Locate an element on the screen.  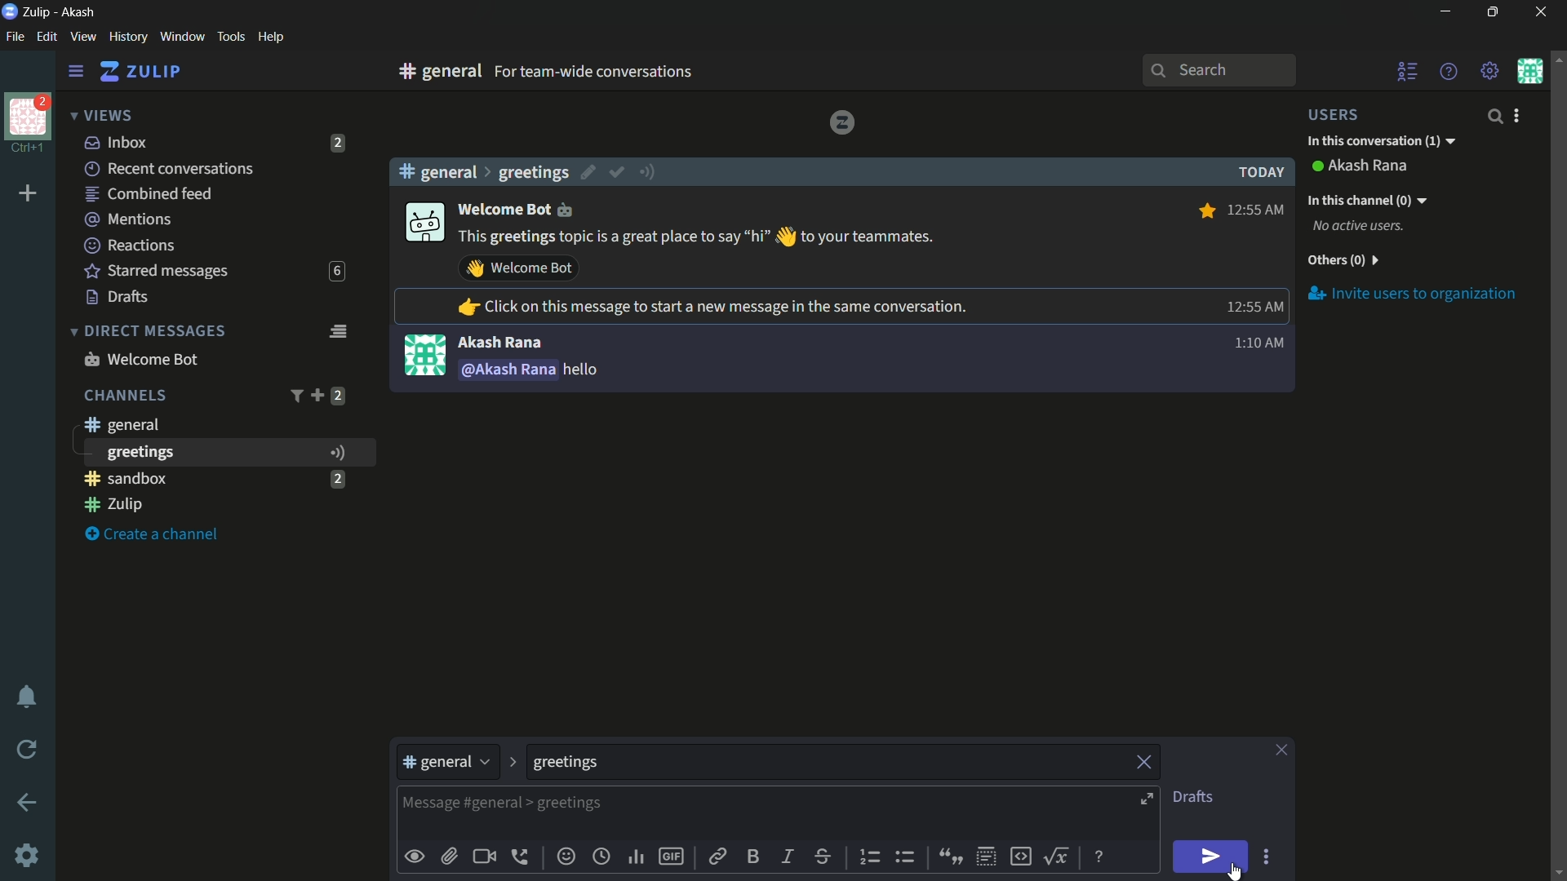
zulip channel is located at coordinates (220, 506).